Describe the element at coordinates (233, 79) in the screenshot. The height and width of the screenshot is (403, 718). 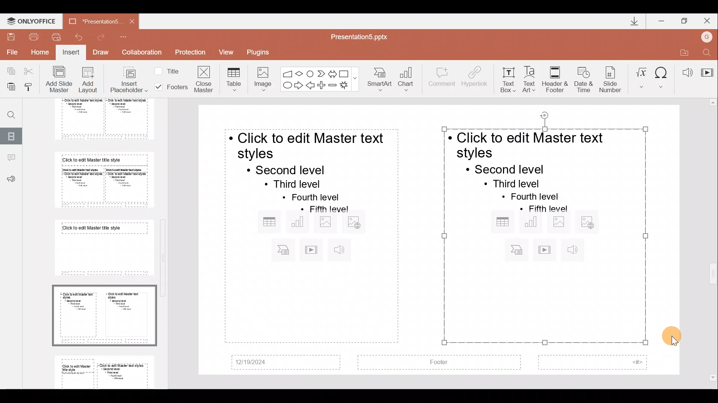
I see `Table` at that location.